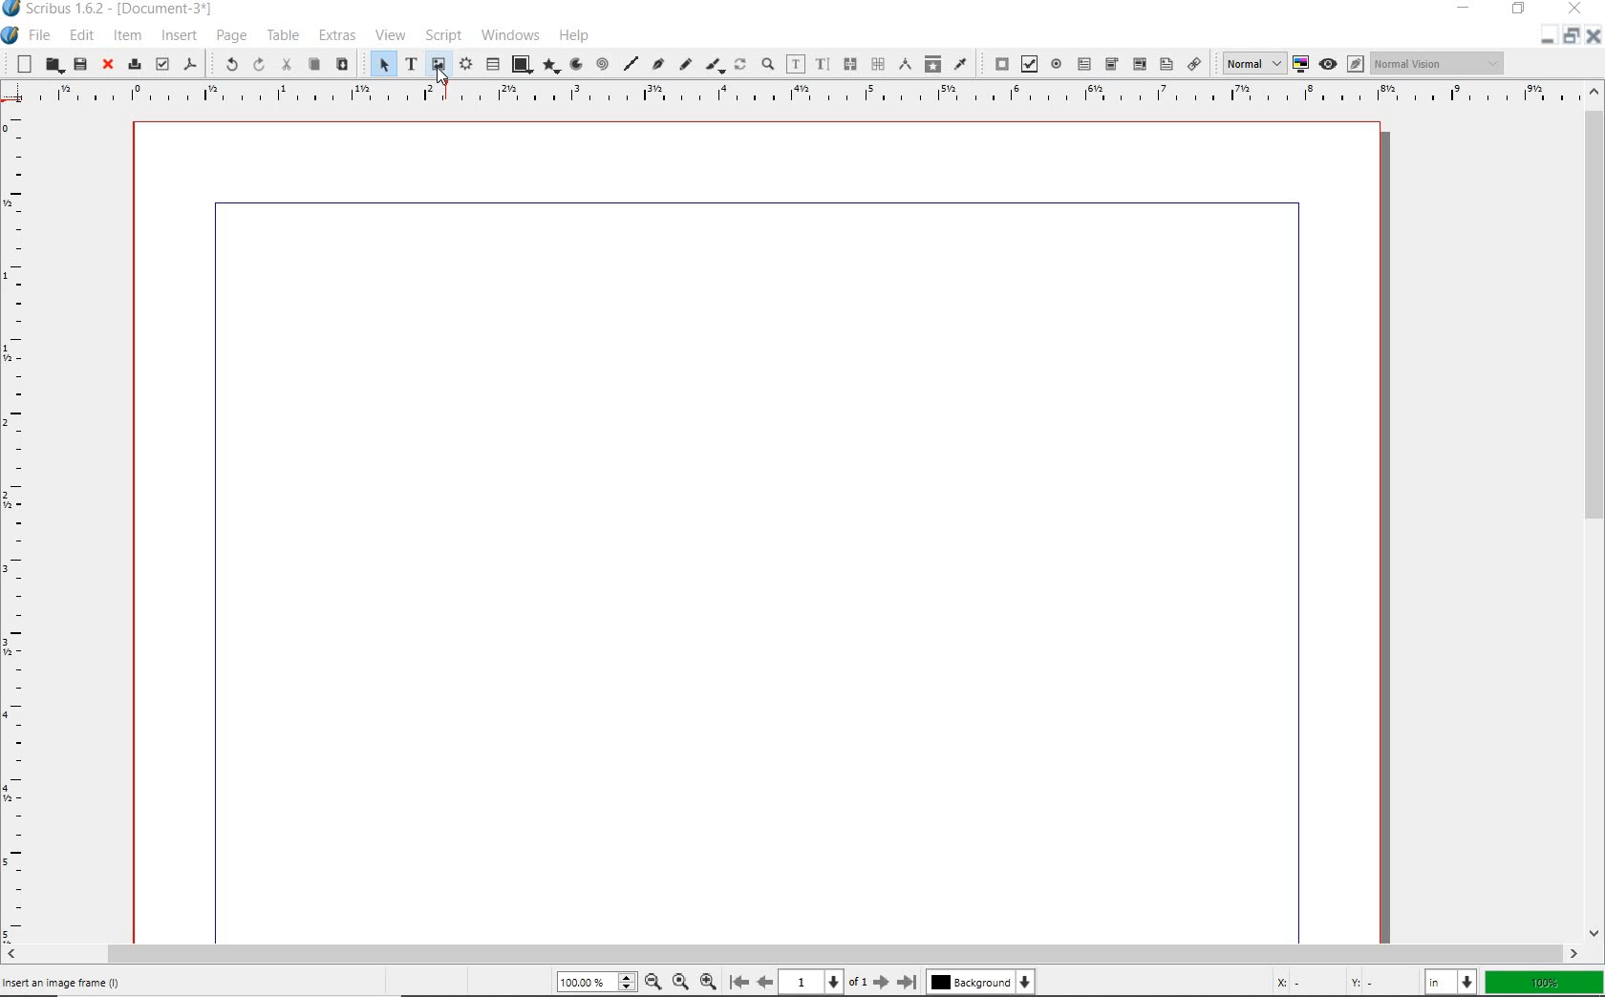  I want to click on close, so click(1594, 35).